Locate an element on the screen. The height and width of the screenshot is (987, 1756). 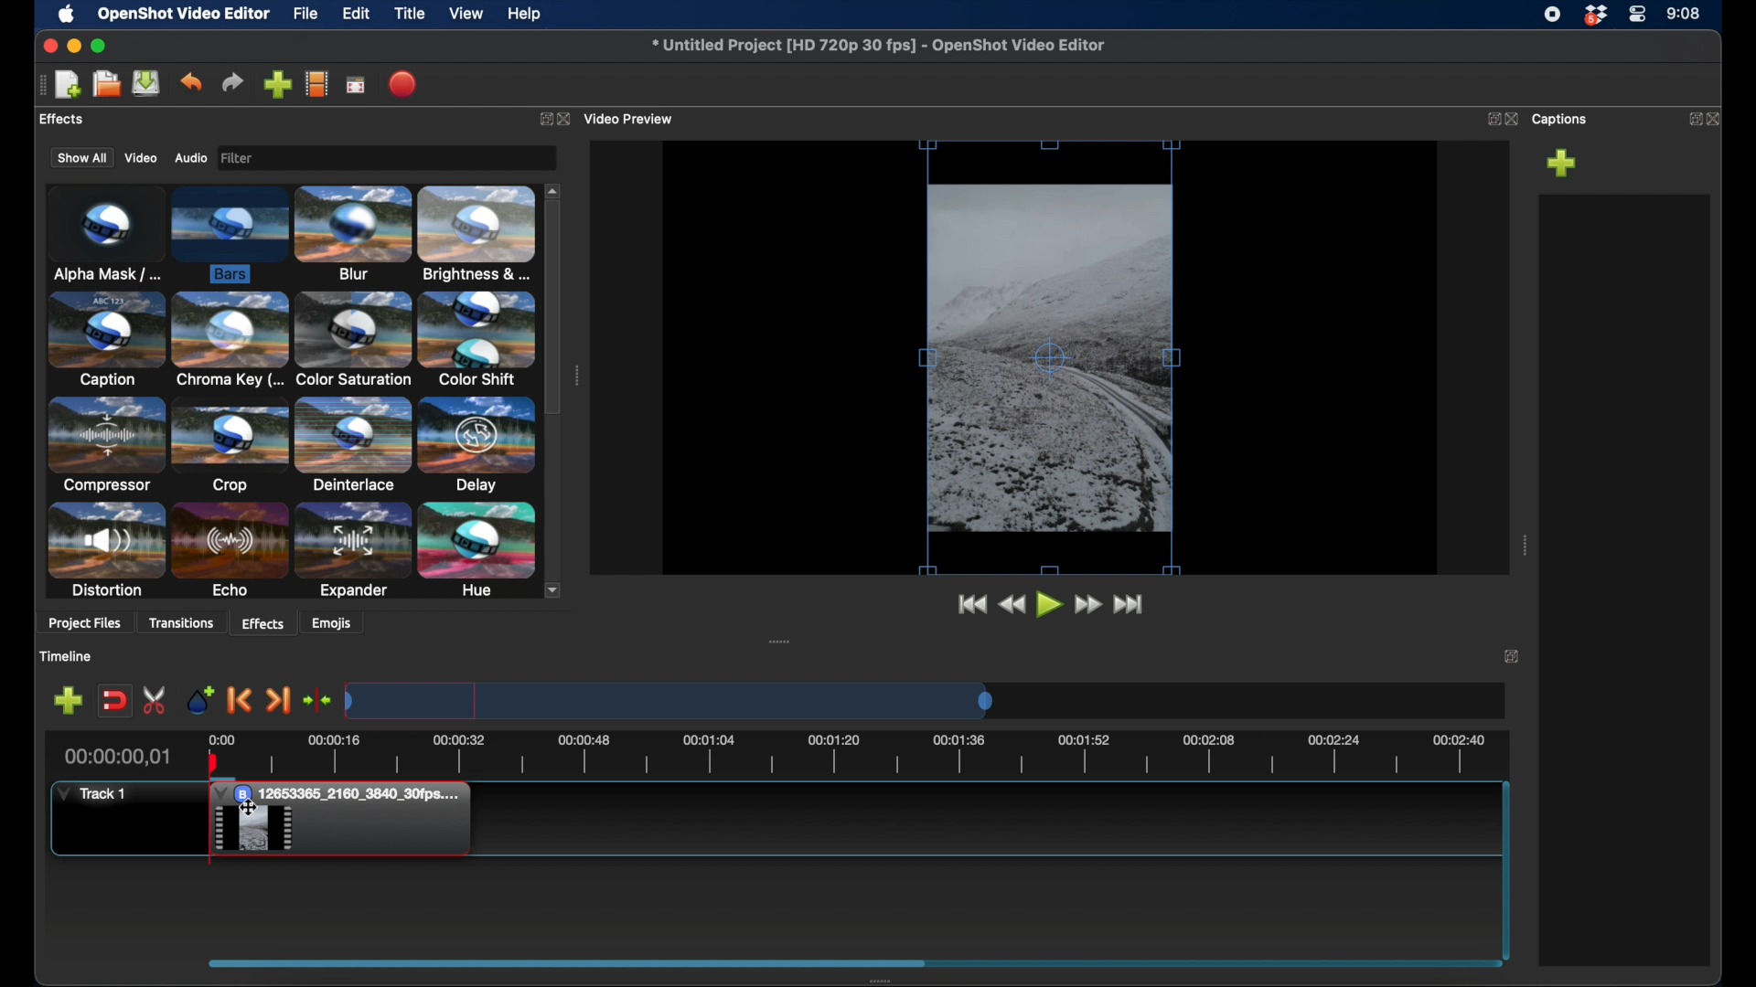
distortion is located at coordinates (106, 551).